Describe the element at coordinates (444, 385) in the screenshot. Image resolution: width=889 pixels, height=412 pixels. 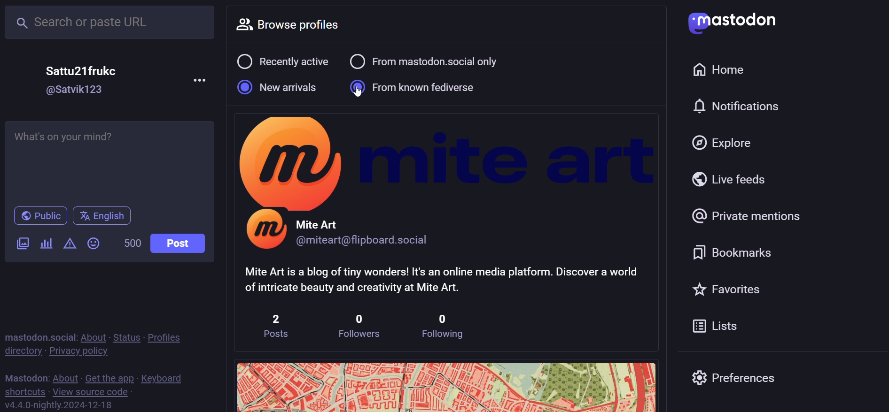
I see `image ` at that location.